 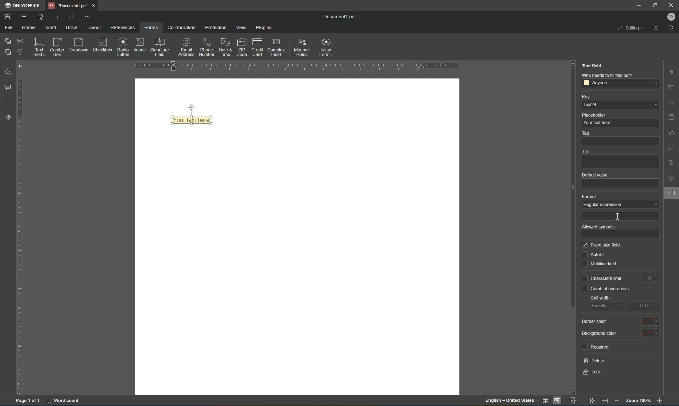 What do you see at coordinates (243, 28) in the screenshot?
I see `view` at bounding box center [243, 28].